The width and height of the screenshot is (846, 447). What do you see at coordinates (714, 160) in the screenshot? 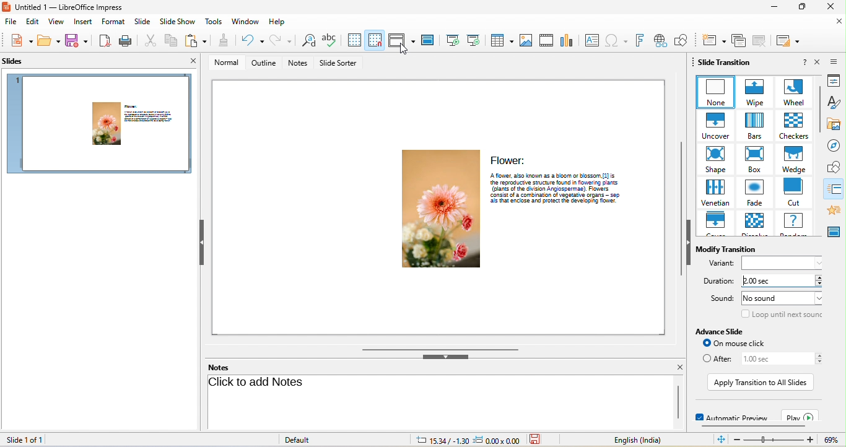
I see `shape` at bounding box center [714, 160].